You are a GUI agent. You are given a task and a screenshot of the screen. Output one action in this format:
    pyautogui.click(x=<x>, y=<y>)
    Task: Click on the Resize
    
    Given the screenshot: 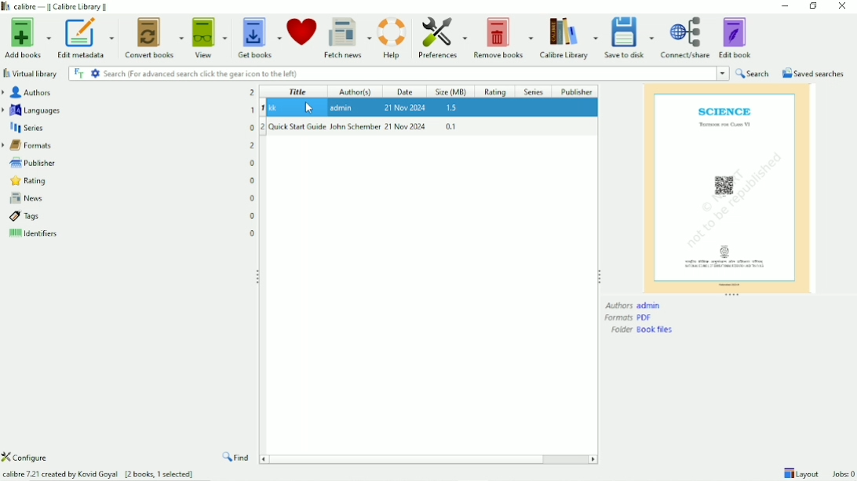 What is the action you would take?
    pyautogui.click(x=733, y=295)
    